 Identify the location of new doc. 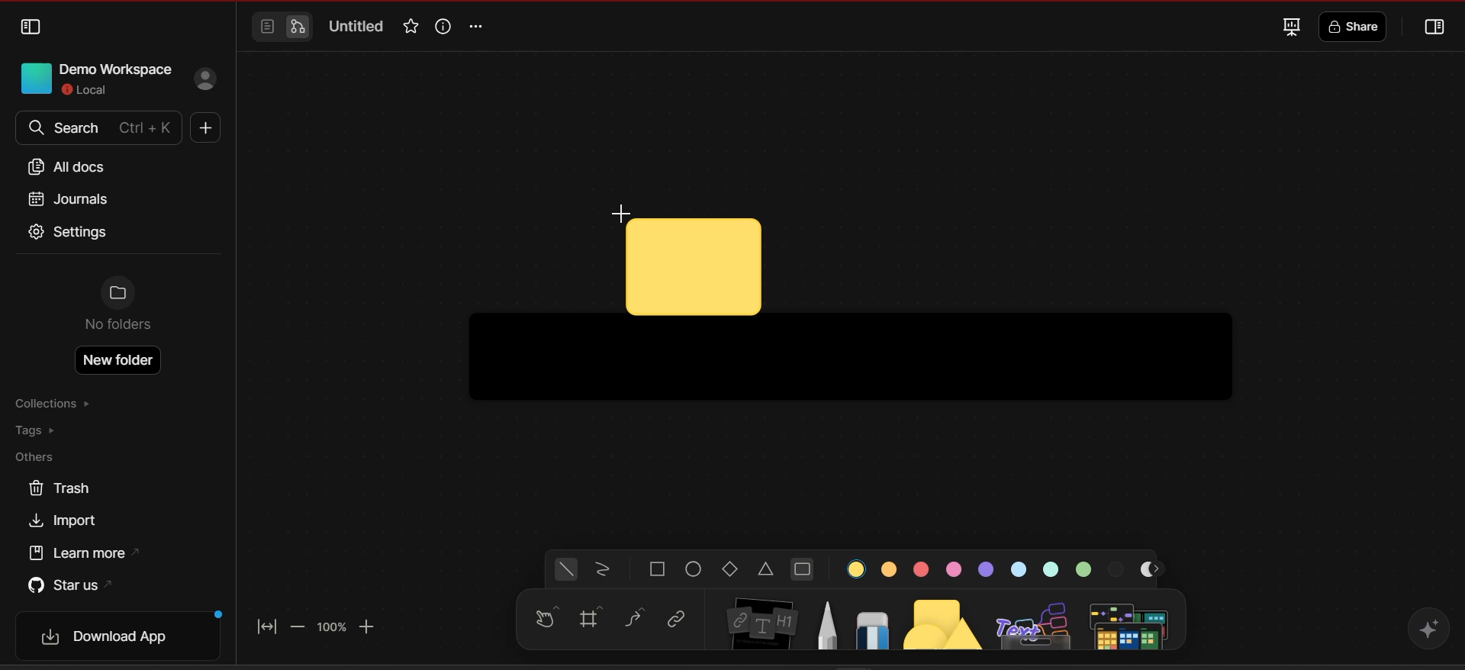
(203, 130).